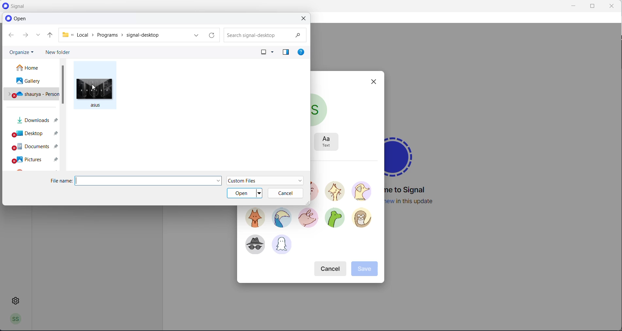 This screenshot has width=622, height=331. What do you see at coordinates (613, 7) in the screenshot?
I see `close` at bounding box center [613, 7].